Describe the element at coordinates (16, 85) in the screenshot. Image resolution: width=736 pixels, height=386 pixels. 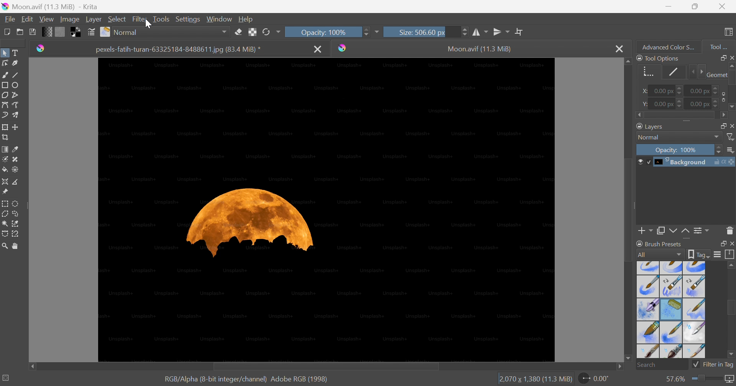
I see `Ellipse tool` at that location.